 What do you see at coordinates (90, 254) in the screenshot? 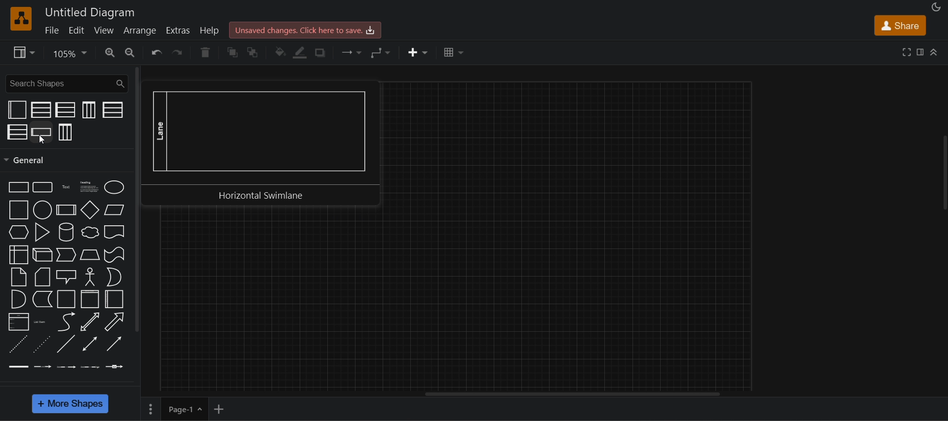
I see `trapezoid` at bounding box center [90, 254].